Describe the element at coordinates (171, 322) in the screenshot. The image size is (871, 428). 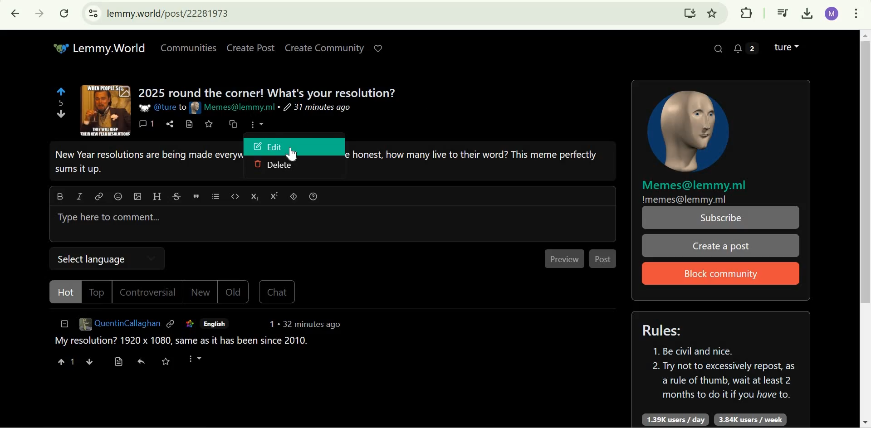
I see `link` at that location.